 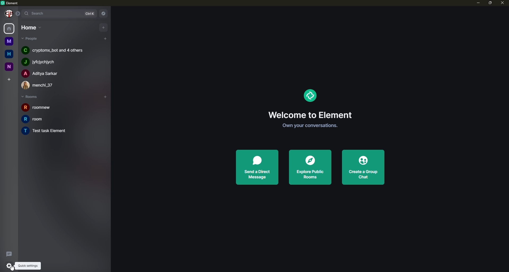 I want to click on room, so click(x=52, y=131).